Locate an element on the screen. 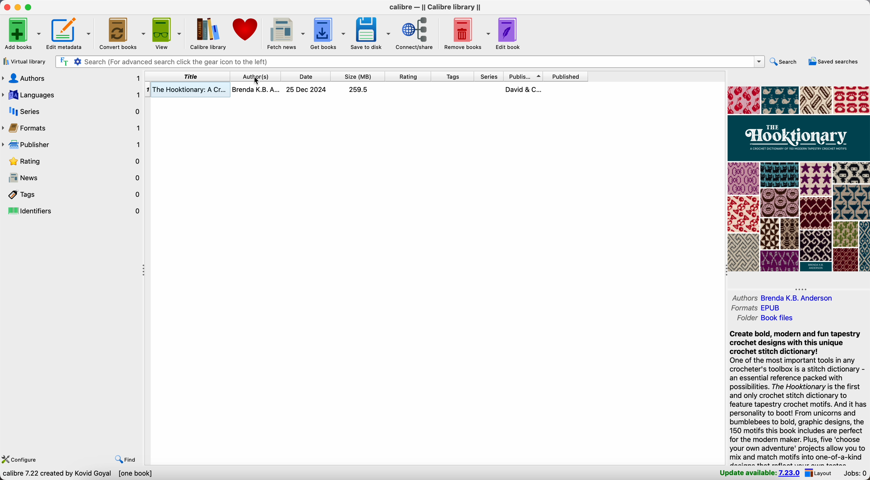 This screenshot has width=870, height=480. find is located at coordinates (124, 459).